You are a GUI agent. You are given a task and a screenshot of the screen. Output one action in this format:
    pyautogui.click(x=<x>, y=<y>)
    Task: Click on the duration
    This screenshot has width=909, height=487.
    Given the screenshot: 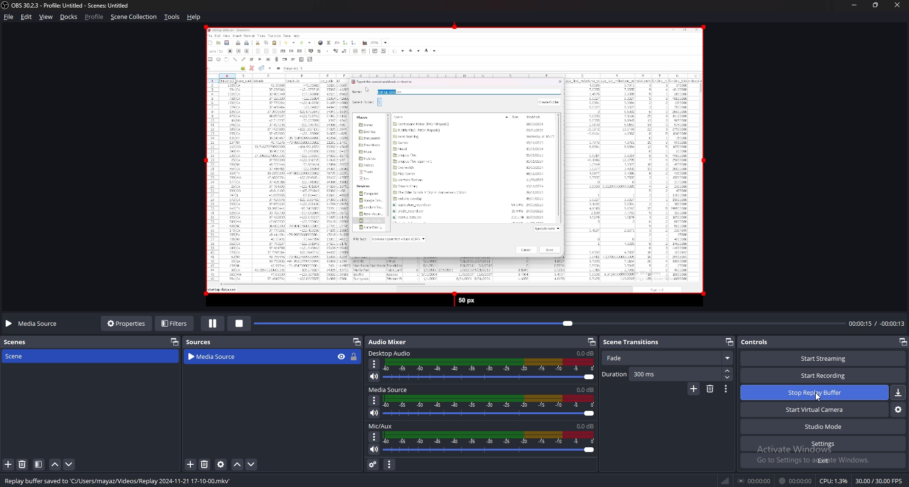 What is the action you would take?
    pyautogui.click(x=661, y=374)
    